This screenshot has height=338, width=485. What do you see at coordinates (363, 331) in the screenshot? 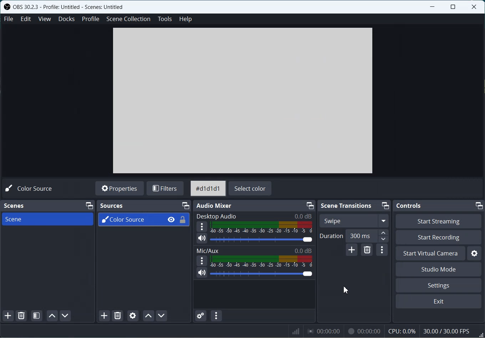
I see `00:00:00` at bounding box center [363, 331].